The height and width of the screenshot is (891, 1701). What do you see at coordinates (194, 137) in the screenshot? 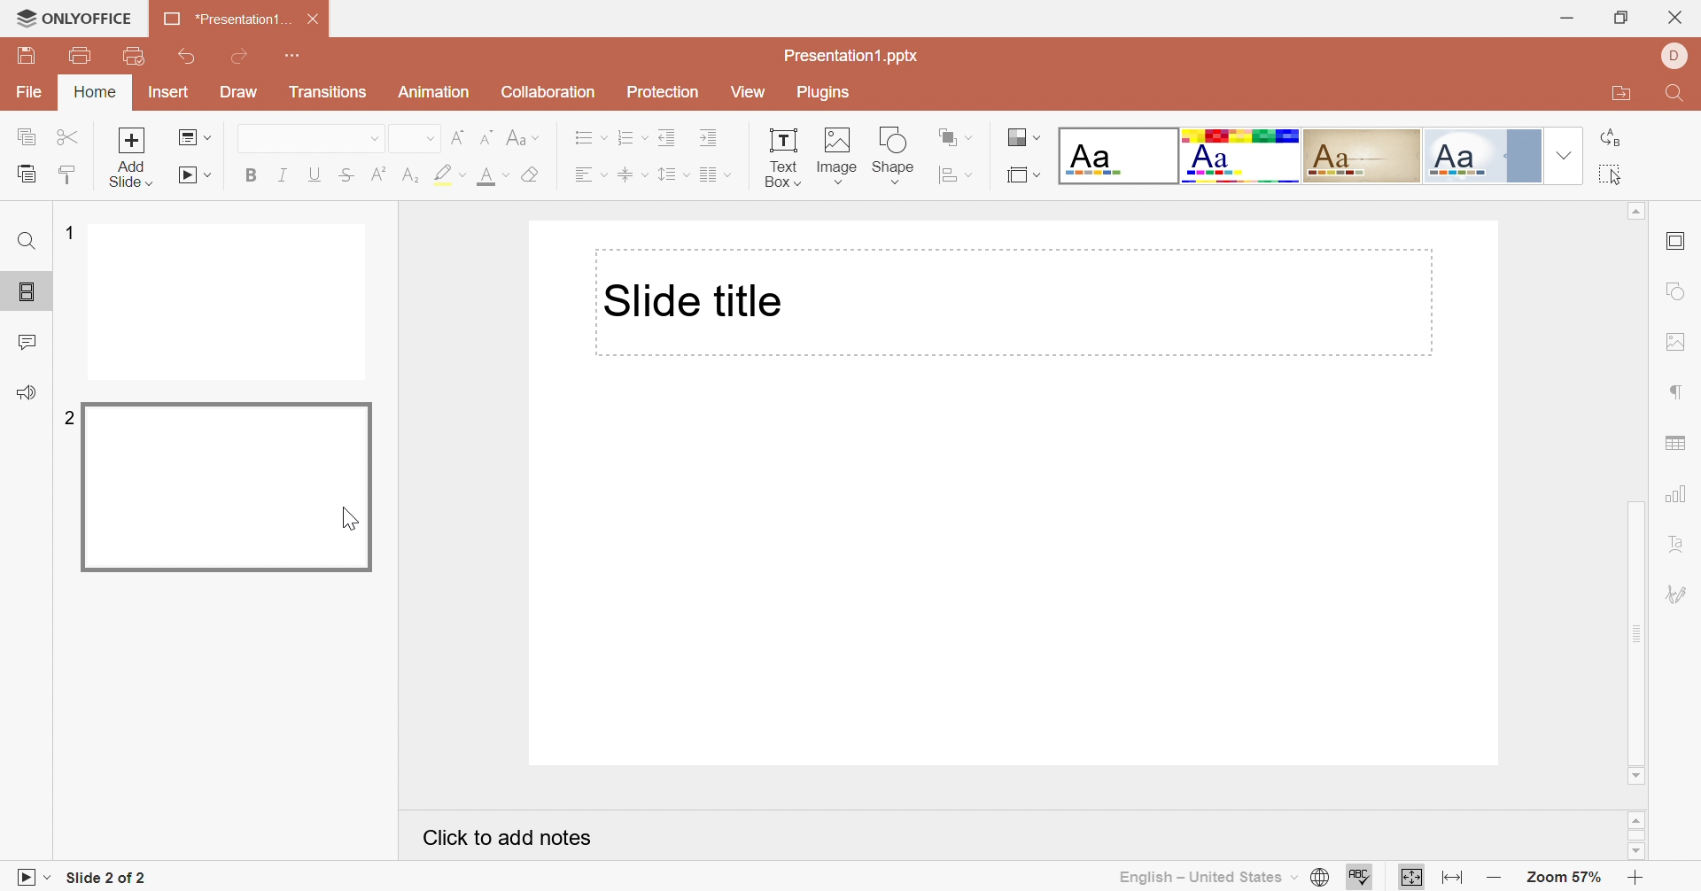
I see `Change slide layout` at bounding box center [194, 137].